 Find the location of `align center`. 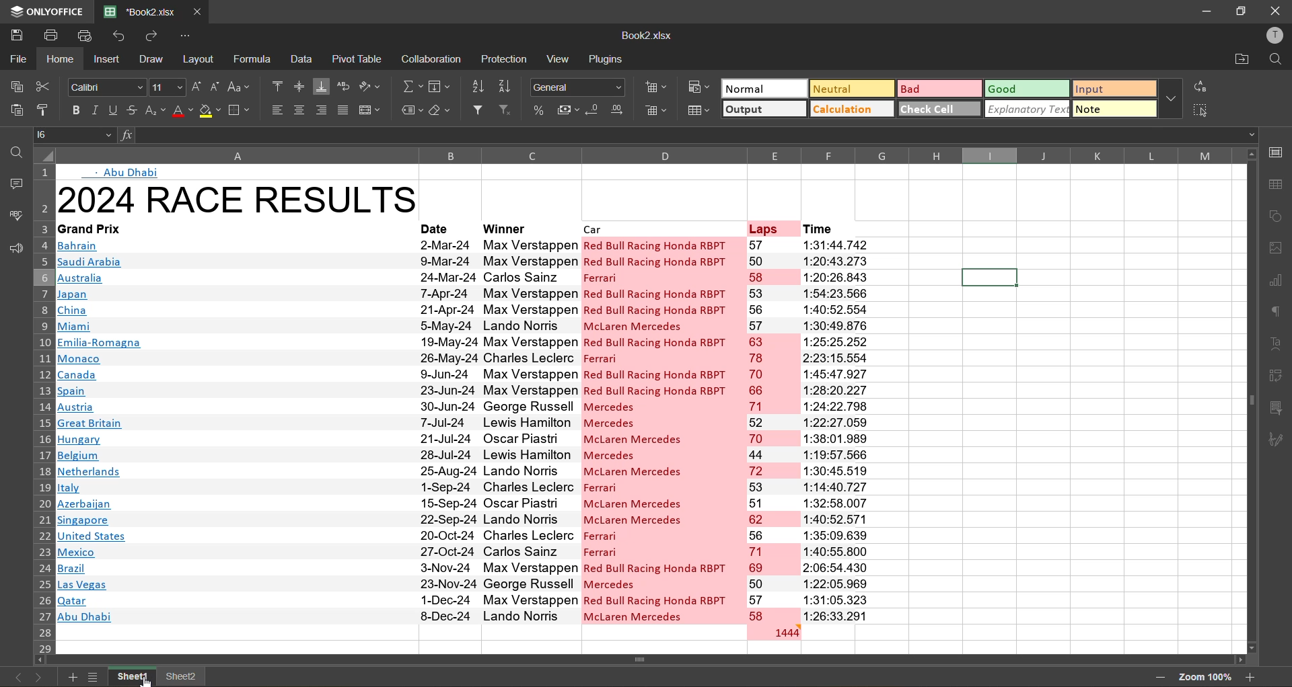

align center is located at coordinates (299, 108).